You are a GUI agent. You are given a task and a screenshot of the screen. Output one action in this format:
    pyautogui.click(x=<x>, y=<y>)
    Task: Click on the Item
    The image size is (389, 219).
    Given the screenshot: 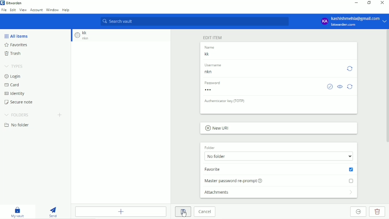 What is the action you would take?
    pyautogui.click(x=82, y=36)
    